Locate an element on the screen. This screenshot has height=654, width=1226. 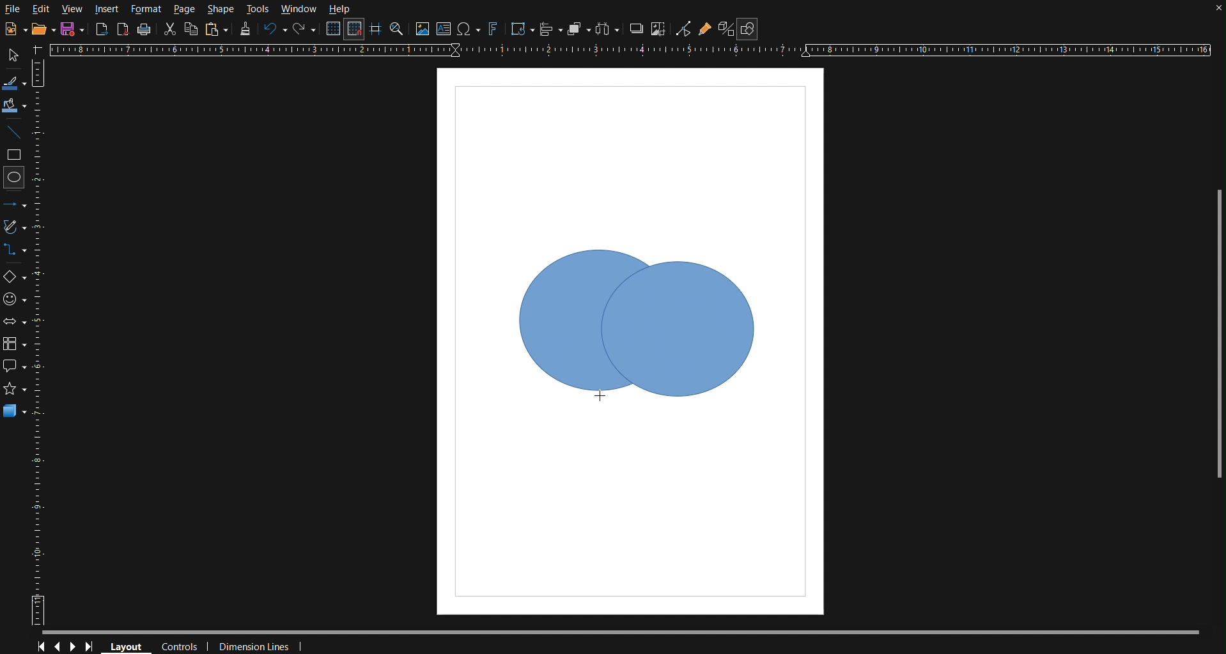
star shape is located at coordinates (16, 388).